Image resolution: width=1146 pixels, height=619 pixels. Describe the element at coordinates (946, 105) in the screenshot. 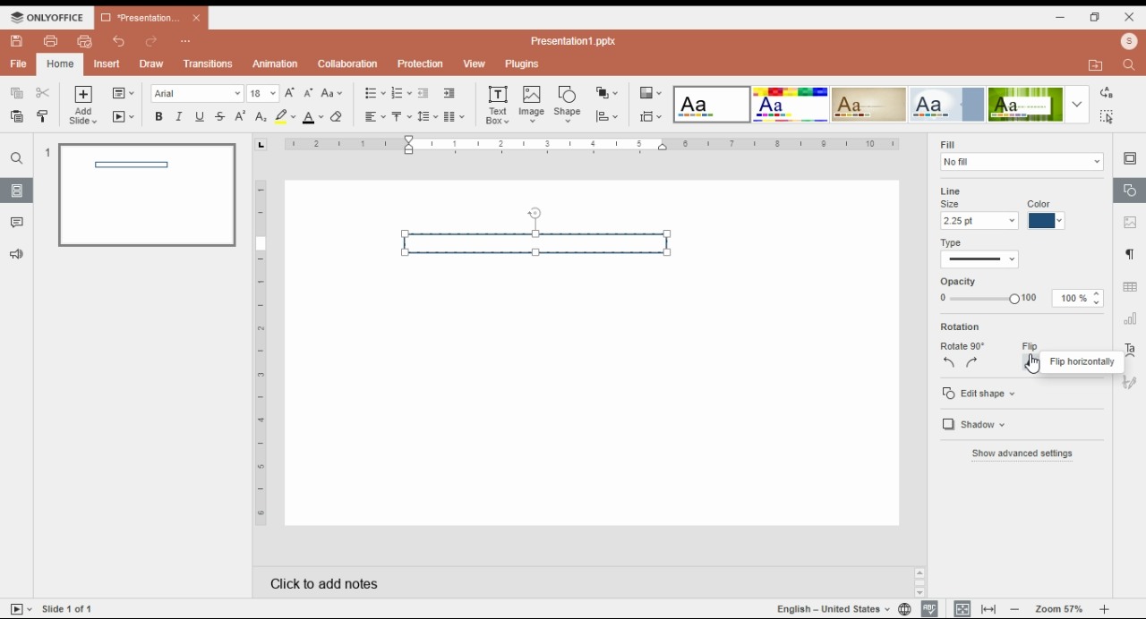

I see `color theme` at that location.